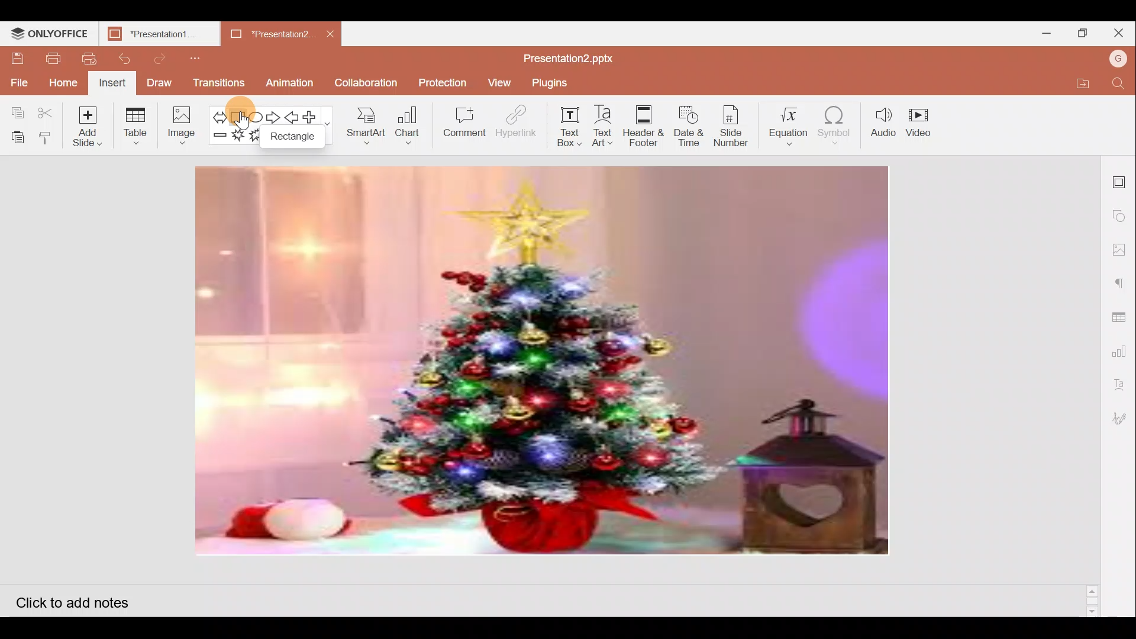  What do you see at coordinates (47, 137) in the screenshot?
I see `Copy style` at bounding box center [47, 137].